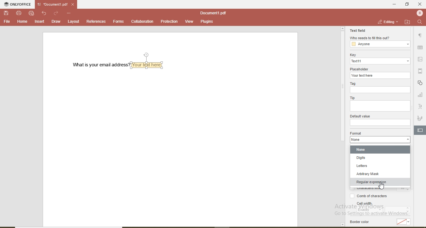 The image size is (426, 228). What do you see at coordinates (56, 13) in the screenshot?
I see `redo` at bounding box center [56, 13].